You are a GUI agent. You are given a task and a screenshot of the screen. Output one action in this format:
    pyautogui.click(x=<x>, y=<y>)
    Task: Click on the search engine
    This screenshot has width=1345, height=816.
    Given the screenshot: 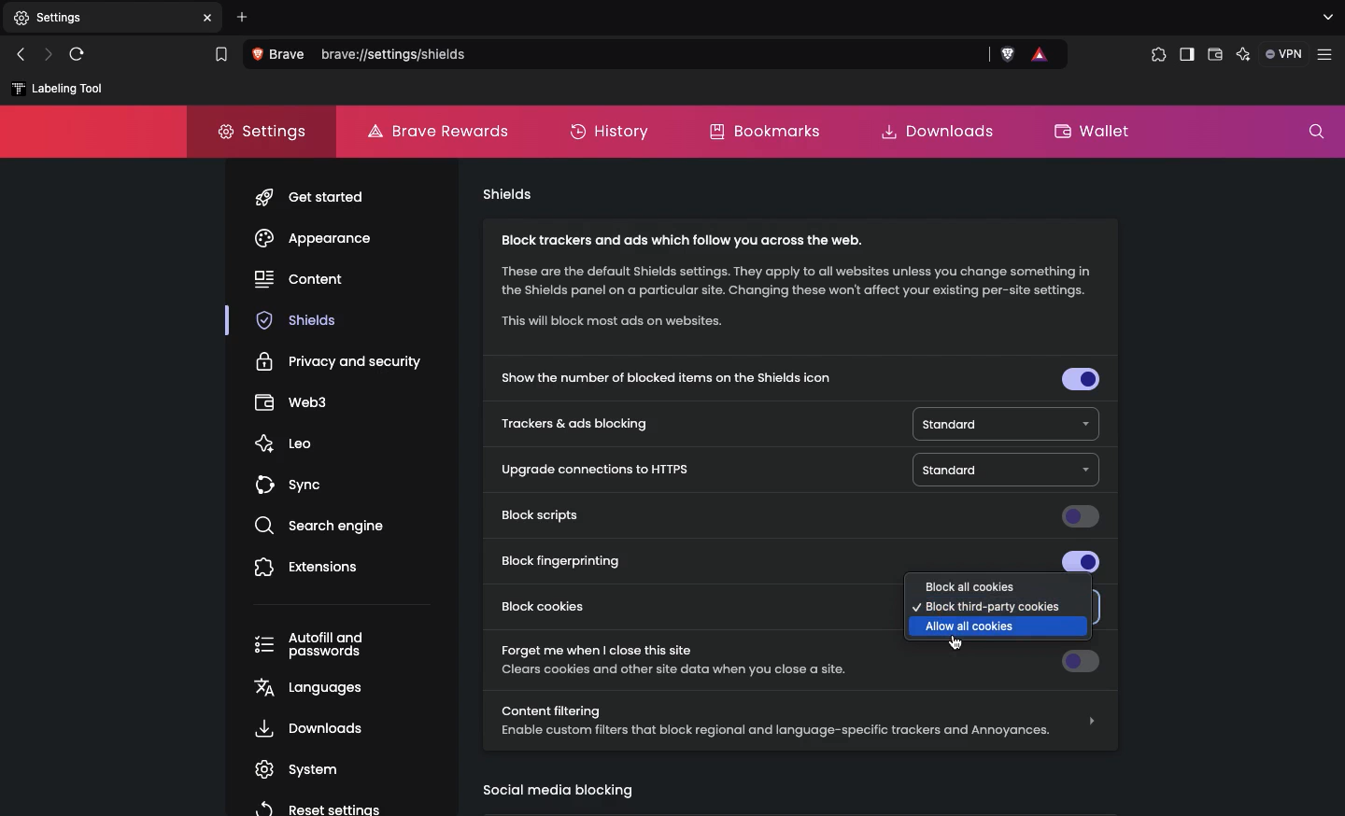 What is the action you would take?
    pyautogui.click(x=327, y=527)
    